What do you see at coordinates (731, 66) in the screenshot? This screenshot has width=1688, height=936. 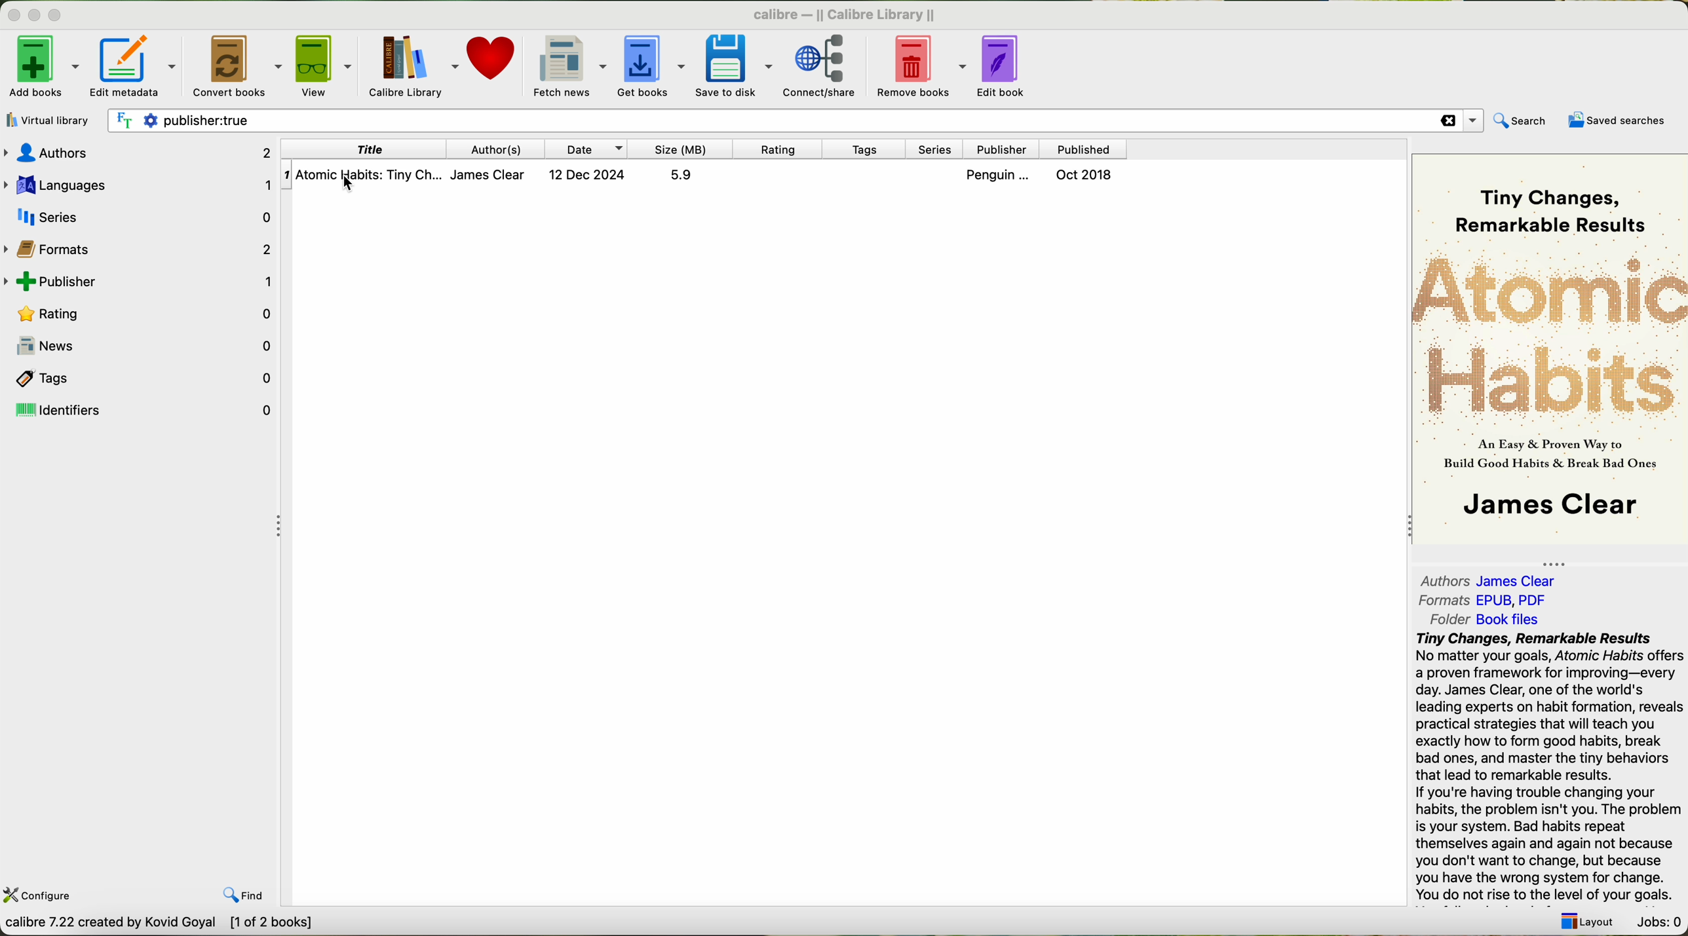 I see `save to disk` at bounding box center [731, 66].